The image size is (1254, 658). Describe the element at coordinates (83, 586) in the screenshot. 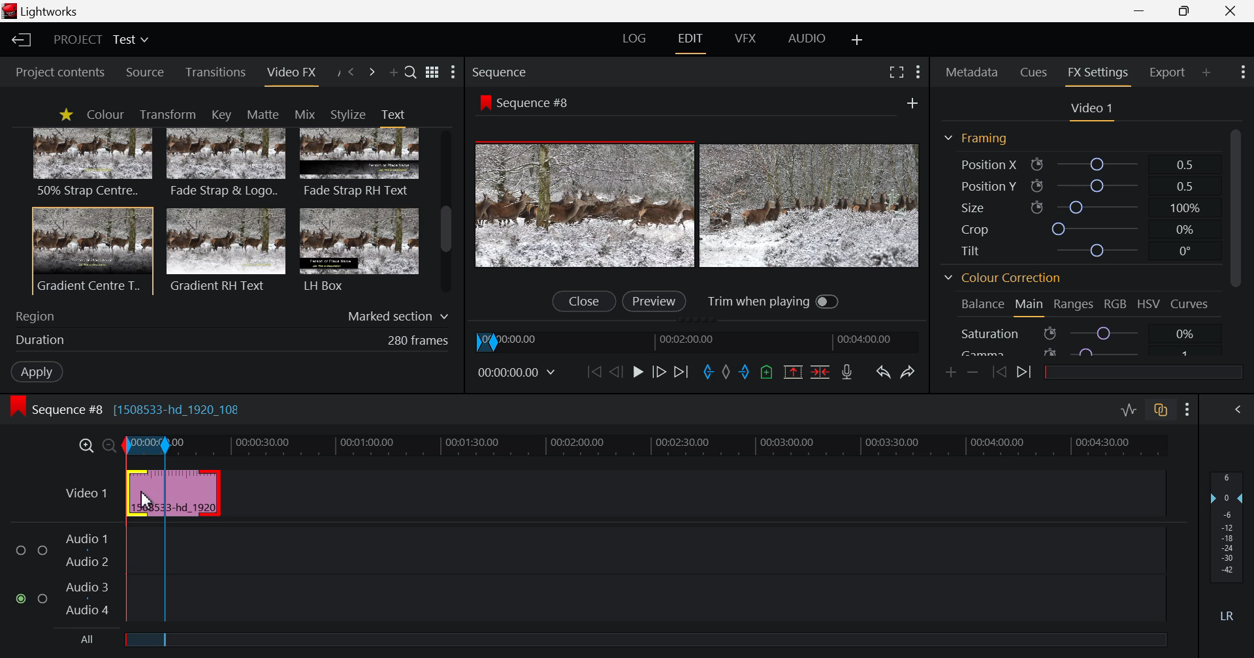

I see `audio 3` at that location.